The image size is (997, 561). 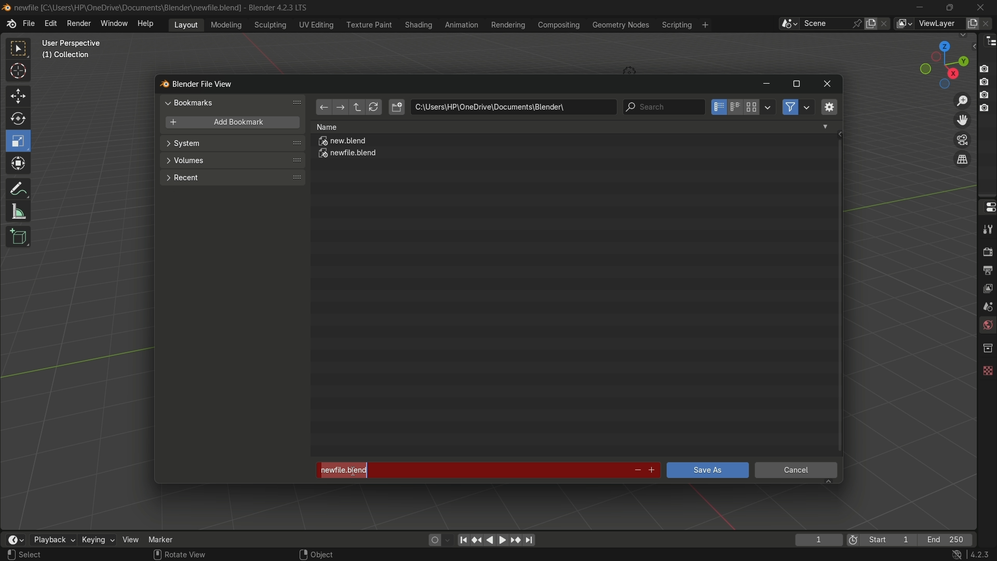 What do you see at coordinates (180, 555) in the screenshot?
I see `Rotate View` at bounding box center [180, 555].